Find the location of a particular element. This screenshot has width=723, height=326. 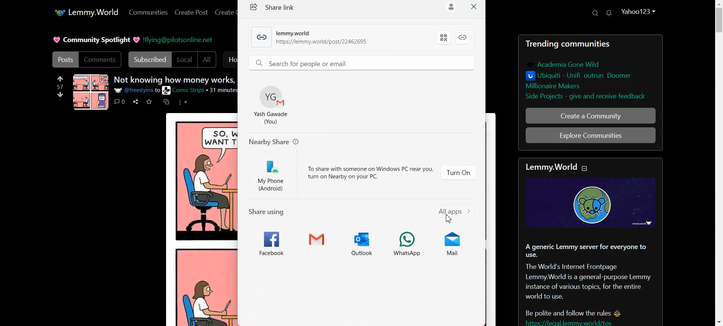

My phone is located at coordinates (273, 174).